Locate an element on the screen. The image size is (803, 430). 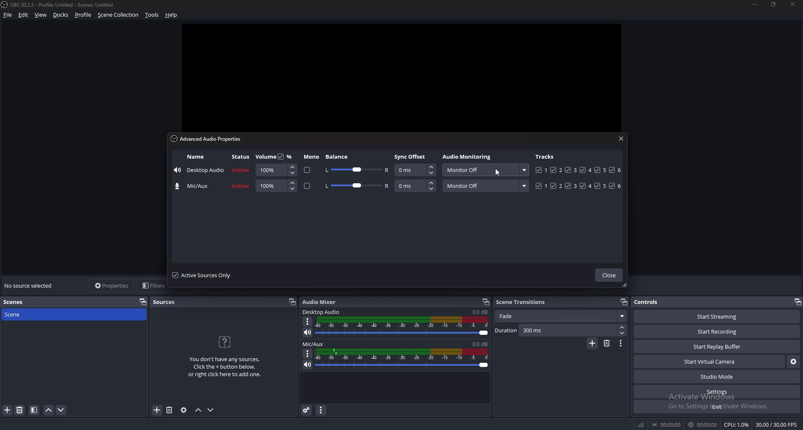
mute is located at coordinates (308, 364).